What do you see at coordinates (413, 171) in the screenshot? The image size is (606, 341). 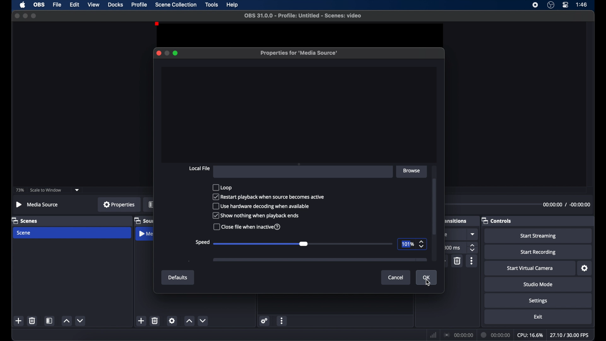 I see `browse` at bounding box center [413, 171].